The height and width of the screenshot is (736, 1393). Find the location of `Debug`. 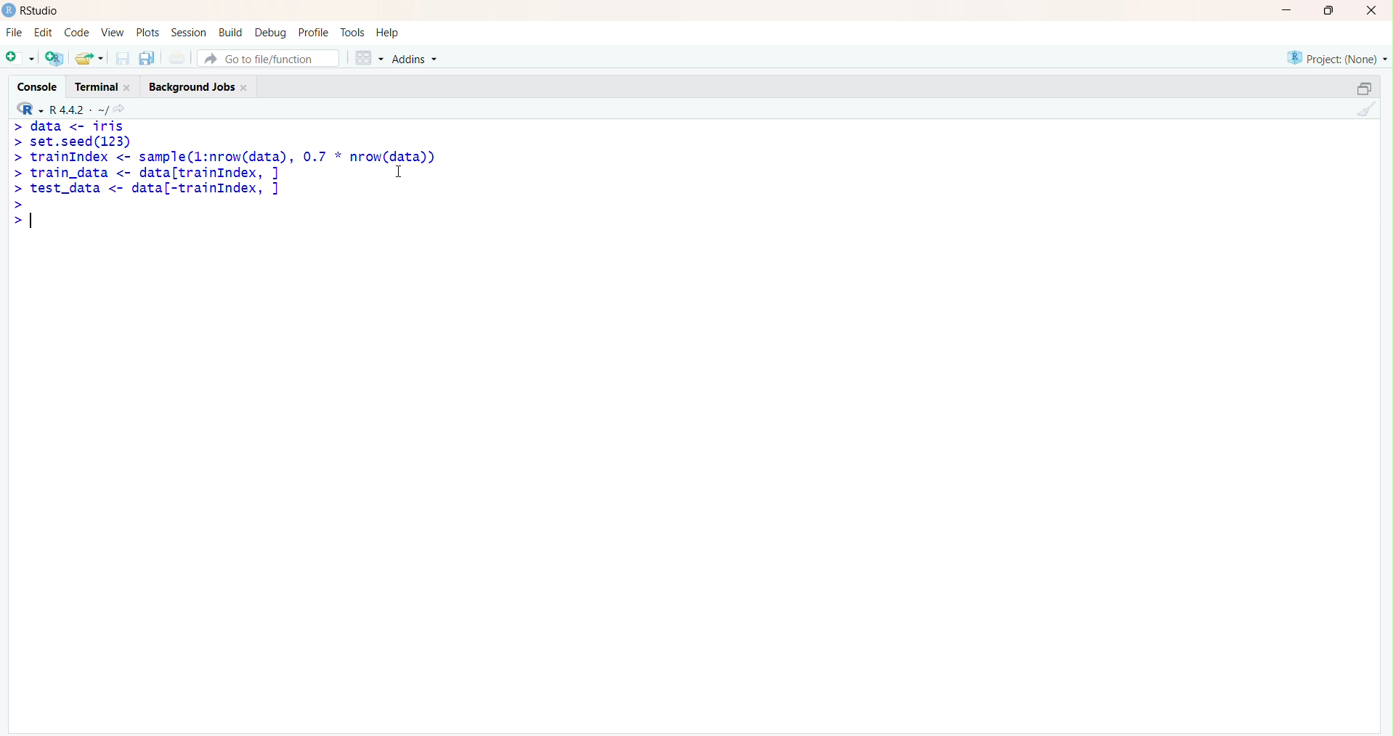

Debug is located at coordinates (272, 31).